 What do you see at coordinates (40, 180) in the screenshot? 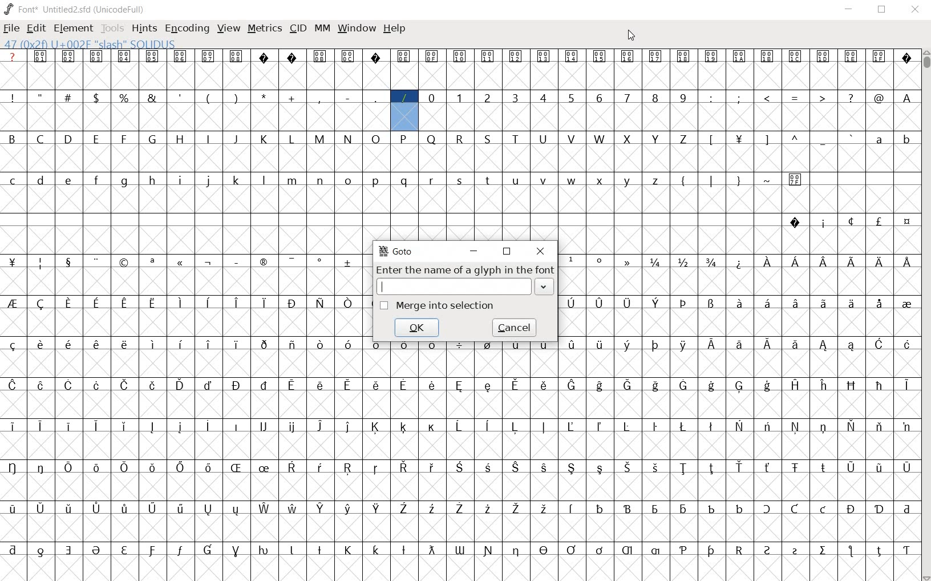
I see `glyph` at bounding box center [40, 180].